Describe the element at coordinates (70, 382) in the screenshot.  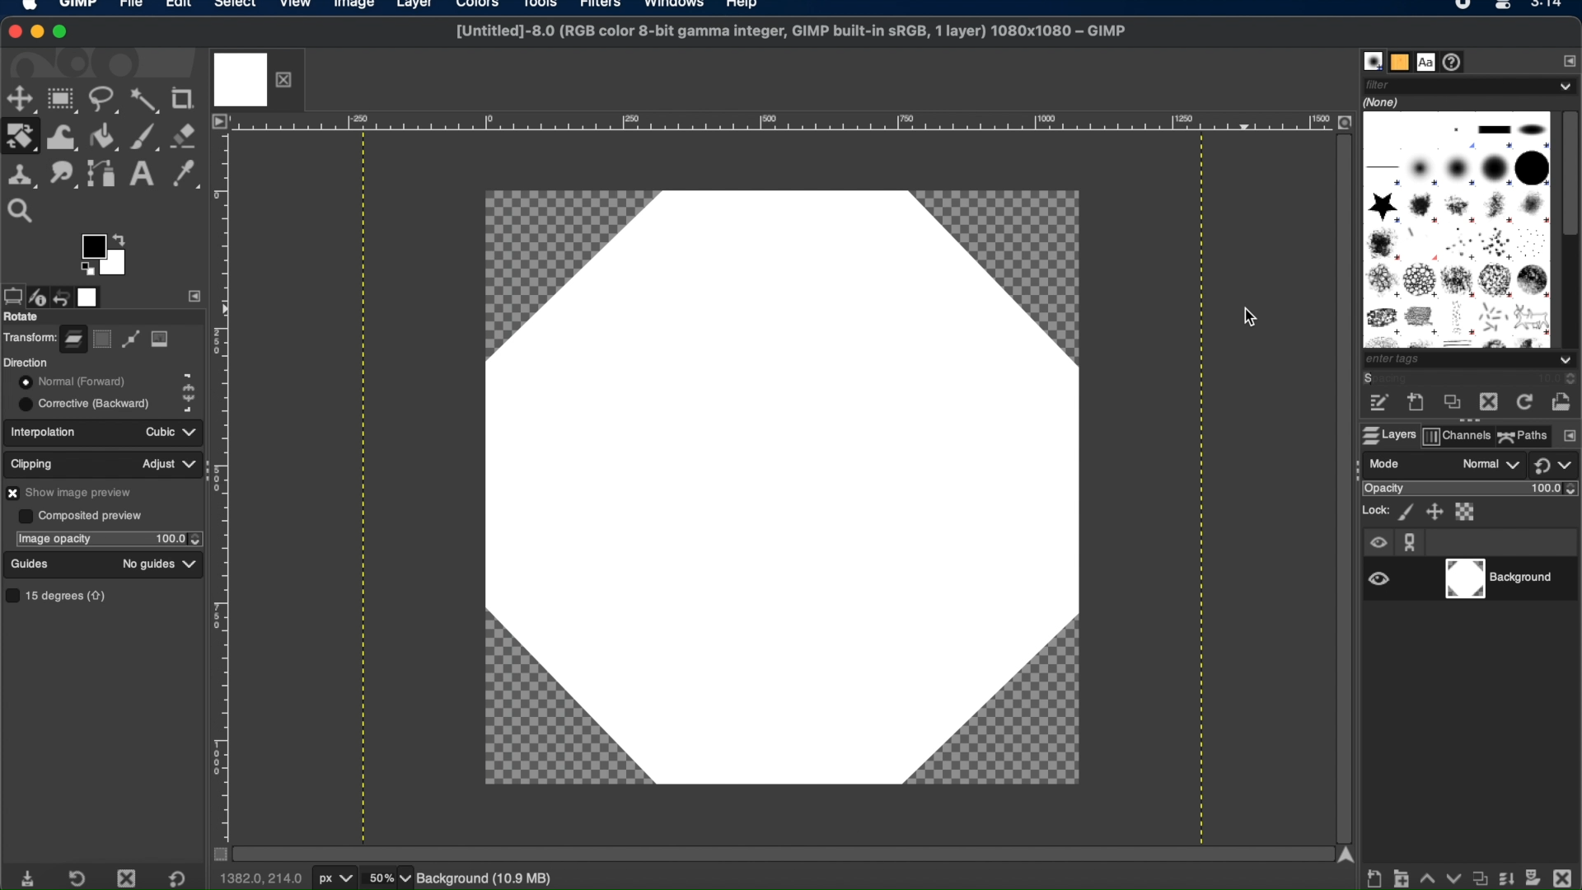
I see `normal forward toggle button` at that location.